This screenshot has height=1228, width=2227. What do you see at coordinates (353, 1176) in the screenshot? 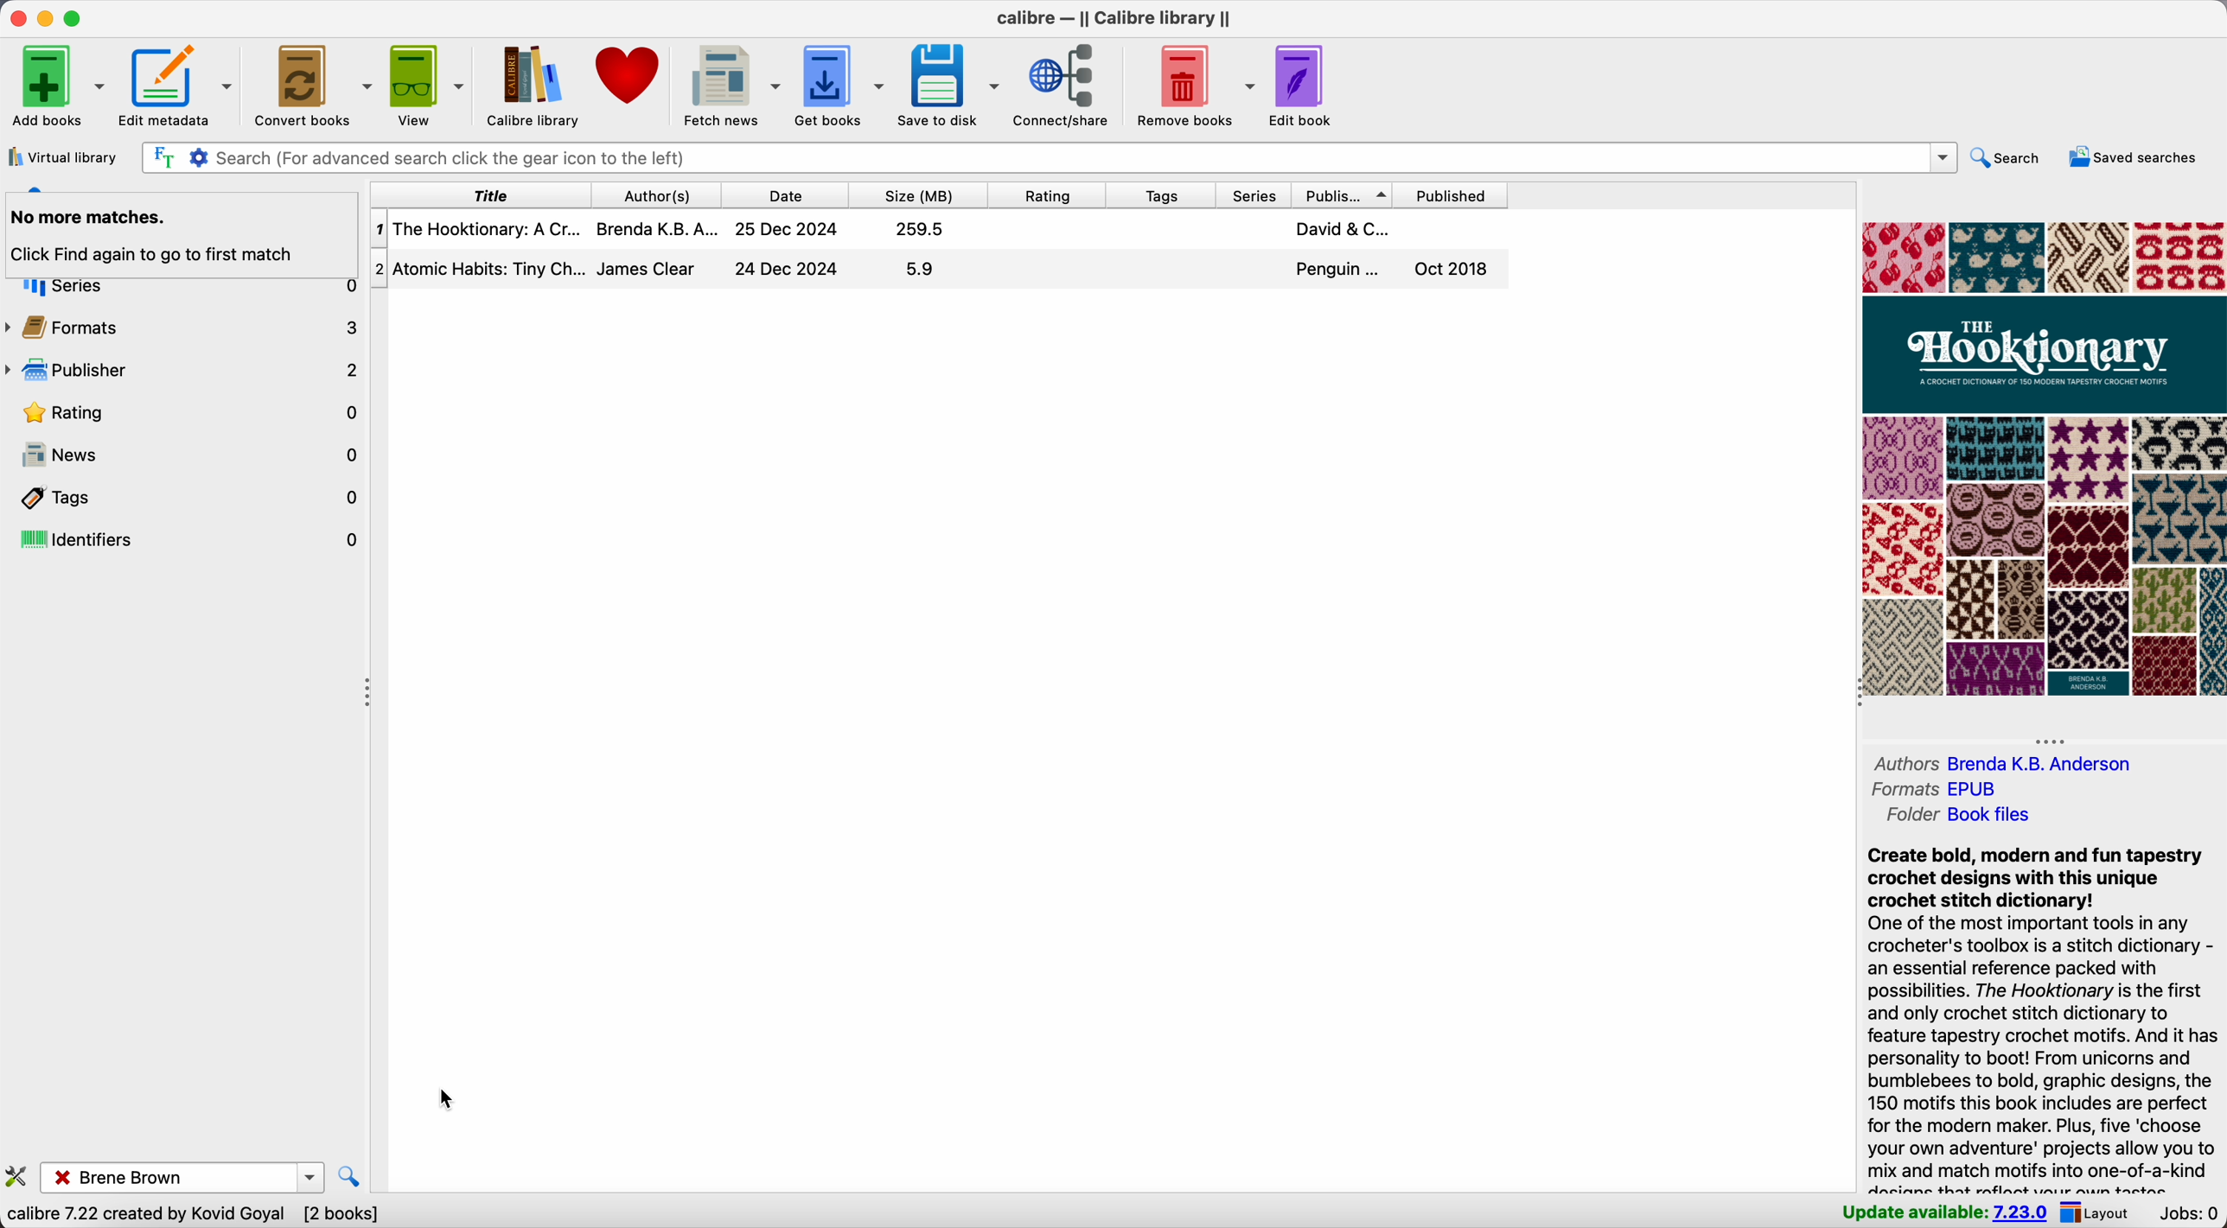
I see `find` at bounding box center [353, 1176].